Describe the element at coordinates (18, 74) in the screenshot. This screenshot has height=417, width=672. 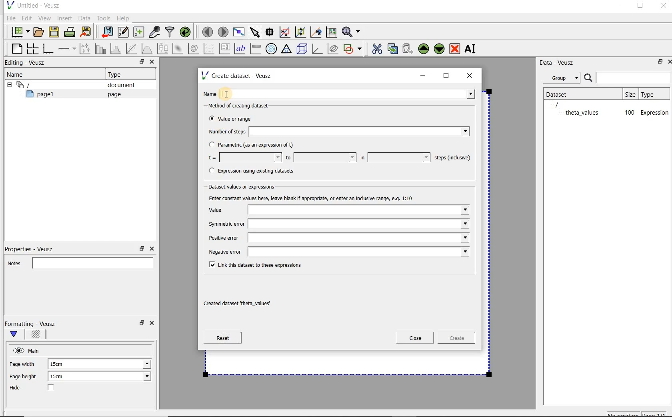
I see `Name` at that location.